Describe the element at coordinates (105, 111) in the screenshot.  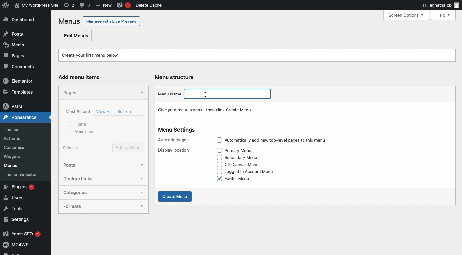
I see `View all` at that location.